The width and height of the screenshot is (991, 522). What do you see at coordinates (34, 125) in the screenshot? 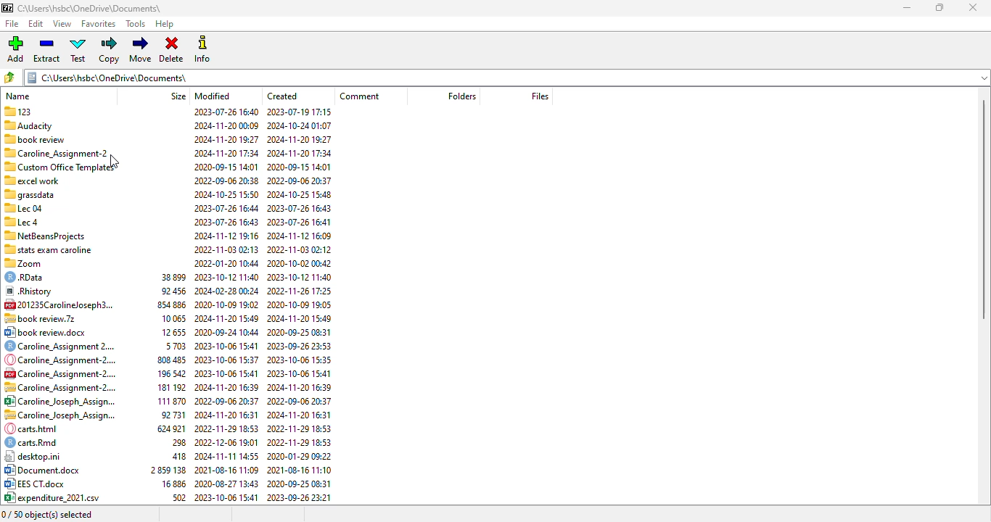
I see `~ Audacity` at bounding box center [34, 125].